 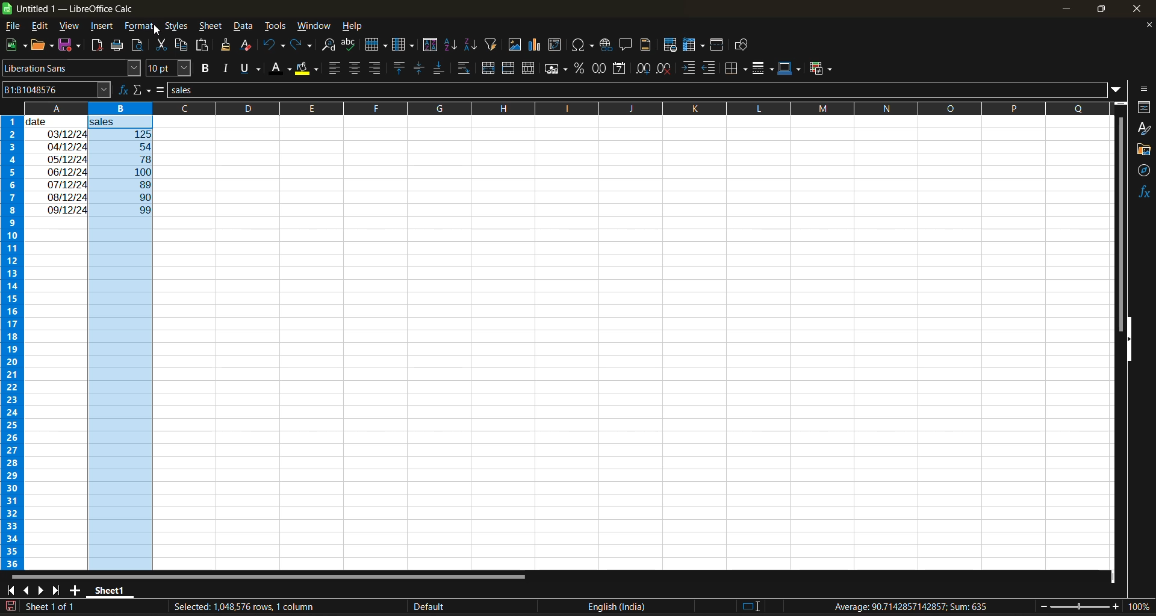 What do you see at coordinates (350, 45) in the screenshot?
I see `spelling` at bounding box center [350, 45].